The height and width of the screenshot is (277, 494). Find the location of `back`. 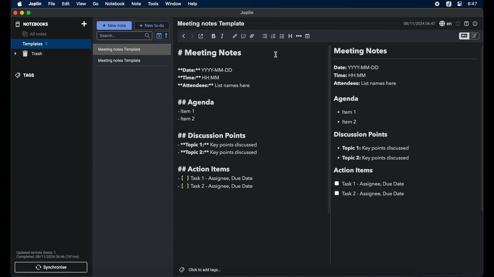

back is located at coordinates (183, 36).